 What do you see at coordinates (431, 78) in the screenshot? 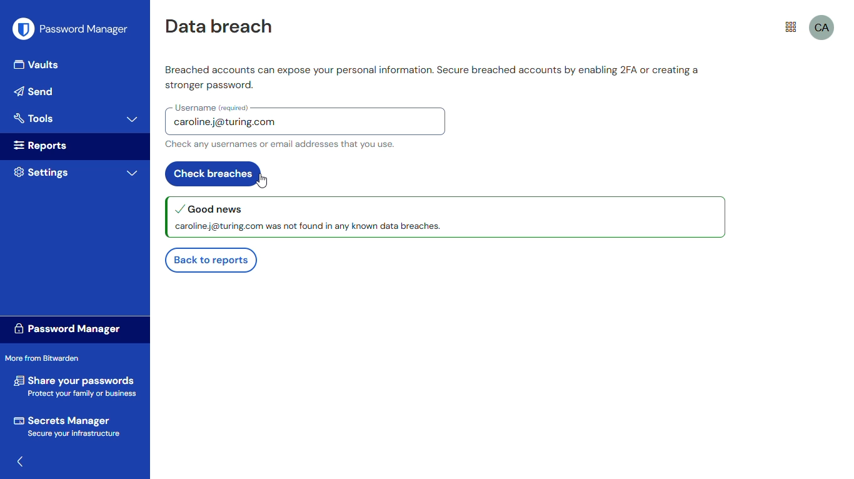
I see `Breached accounts can expose your personal information. Secure breached accounts by enabling 2FA or creating a stronger password.` at bounding box center [431, 78].